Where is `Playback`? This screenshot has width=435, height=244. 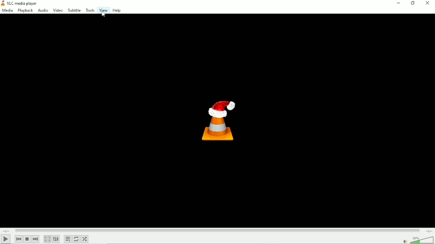 Playback is located at coordinates (25, 11).